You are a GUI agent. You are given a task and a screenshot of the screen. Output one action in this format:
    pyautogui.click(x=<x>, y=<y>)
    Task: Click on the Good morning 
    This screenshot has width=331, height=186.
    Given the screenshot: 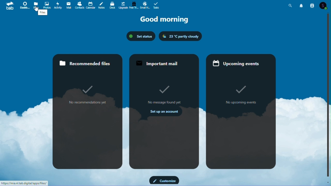 What is the action you would take?
    pyautogui.click(x=167, y=19)
    